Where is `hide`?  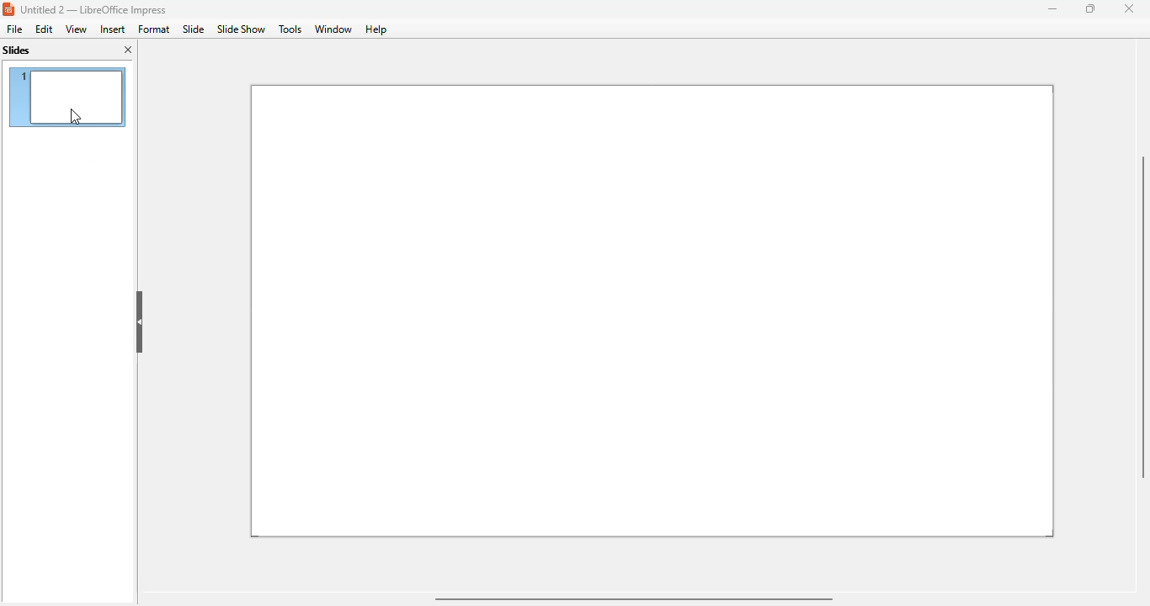 hide is located at coordinates (139, 322).